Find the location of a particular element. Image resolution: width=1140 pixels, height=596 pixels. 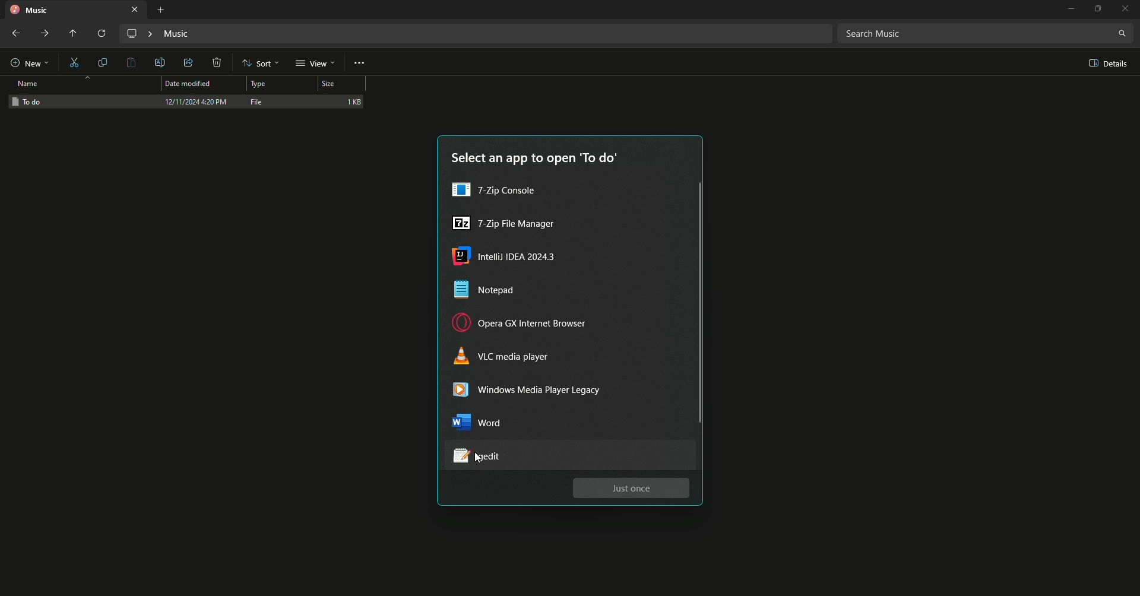

Type is located at coordinates (273, 84).